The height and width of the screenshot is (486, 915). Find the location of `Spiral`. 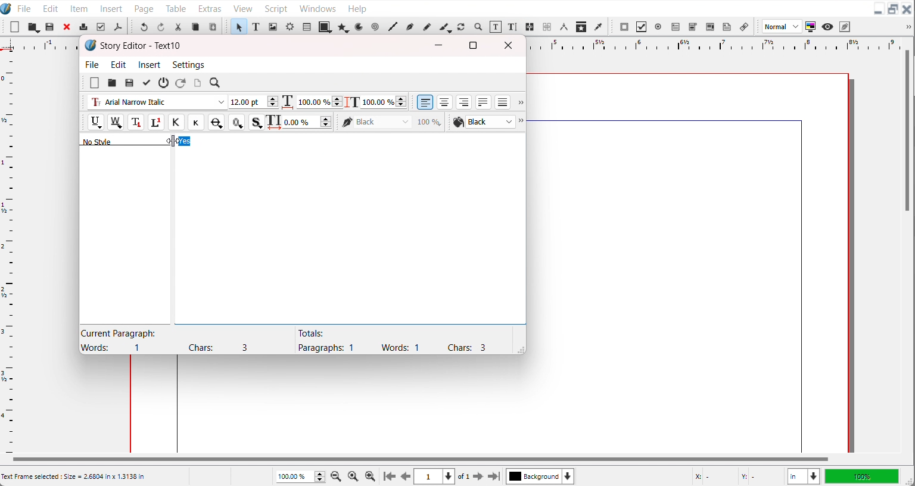

Spiral is located at coordinates (374, 27).